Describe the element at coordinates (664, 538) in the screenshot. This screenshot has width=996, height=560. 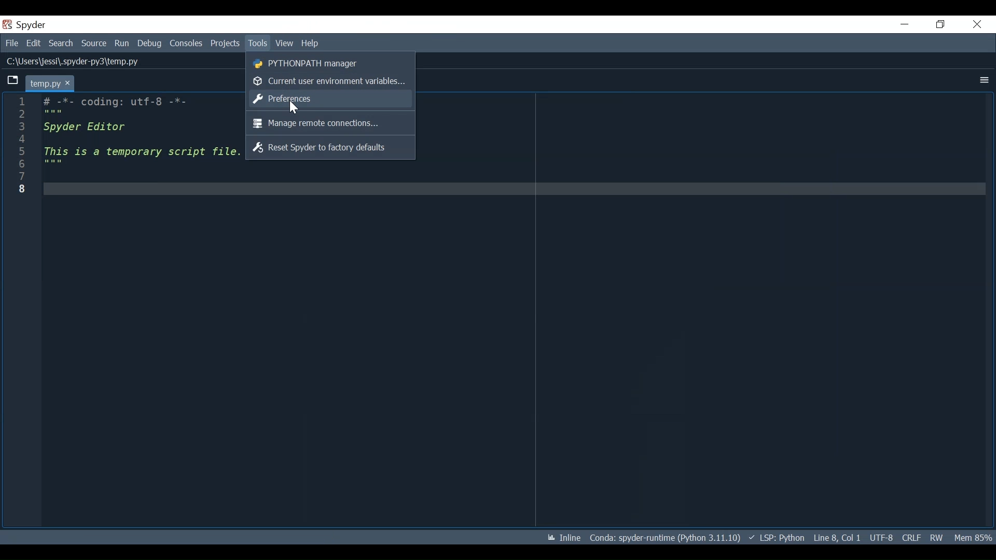
I see `Conda Environment Indicator` at that location.